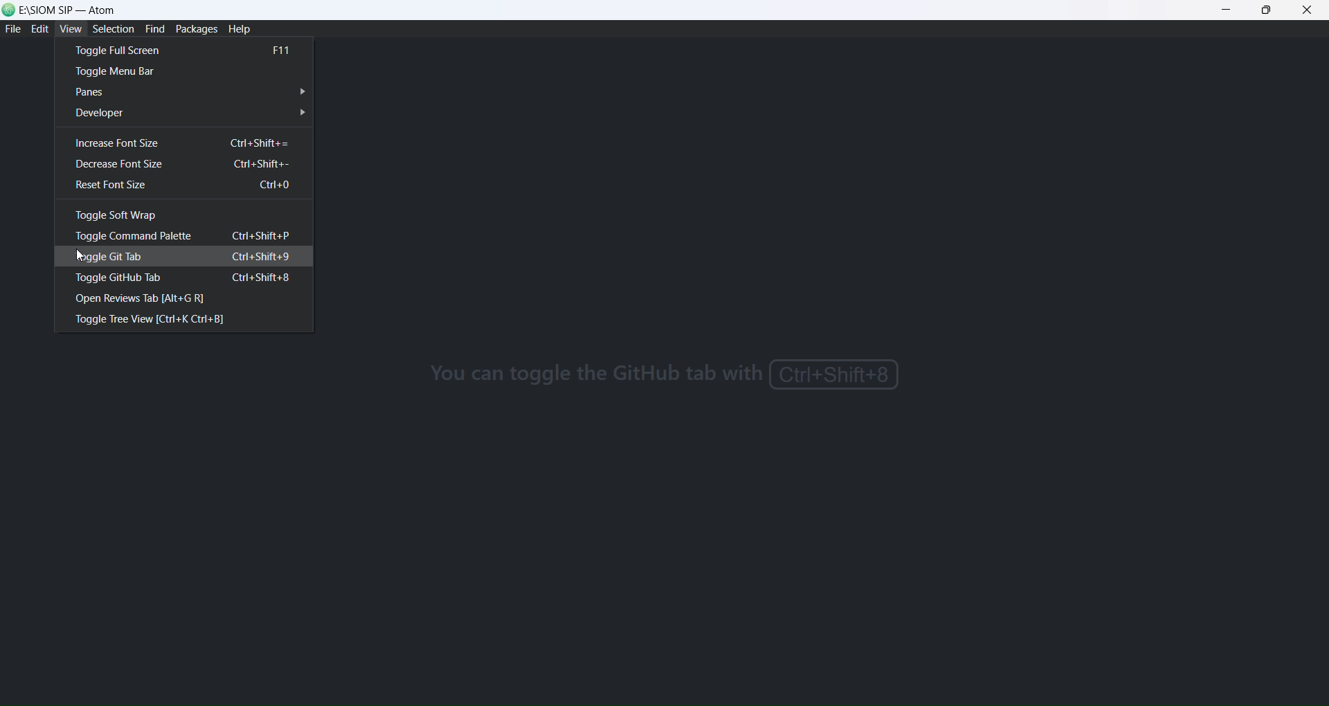 This screenshot has width=1329, height=706. What do you see at coordinates (154, 29) in the screenshot?
I see `find` at bounding box center [154, 29].